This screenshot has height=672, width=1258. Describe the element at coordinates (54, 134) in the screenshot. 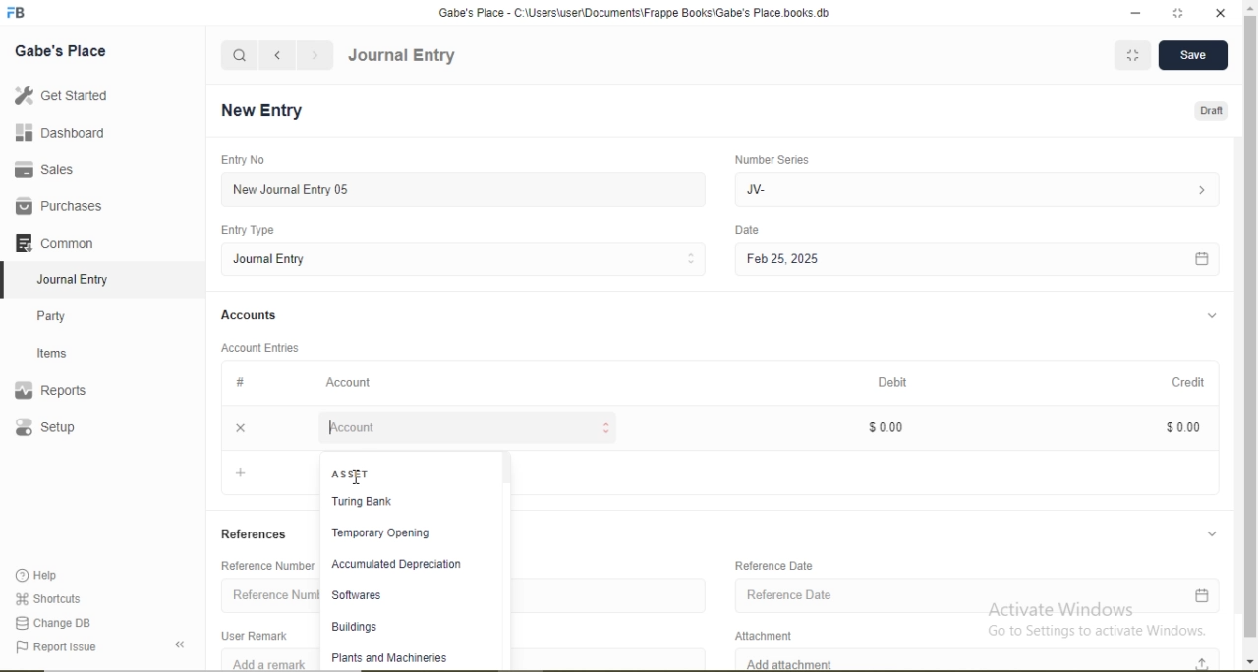

I see `Dashboard` at that location.